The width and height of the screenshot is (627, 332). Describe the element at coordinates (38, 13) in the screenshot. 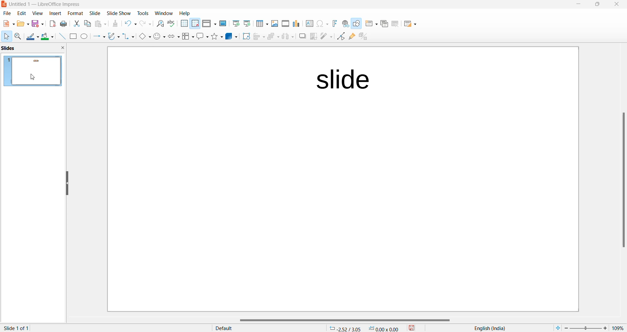

I see `view navigation` at that location.